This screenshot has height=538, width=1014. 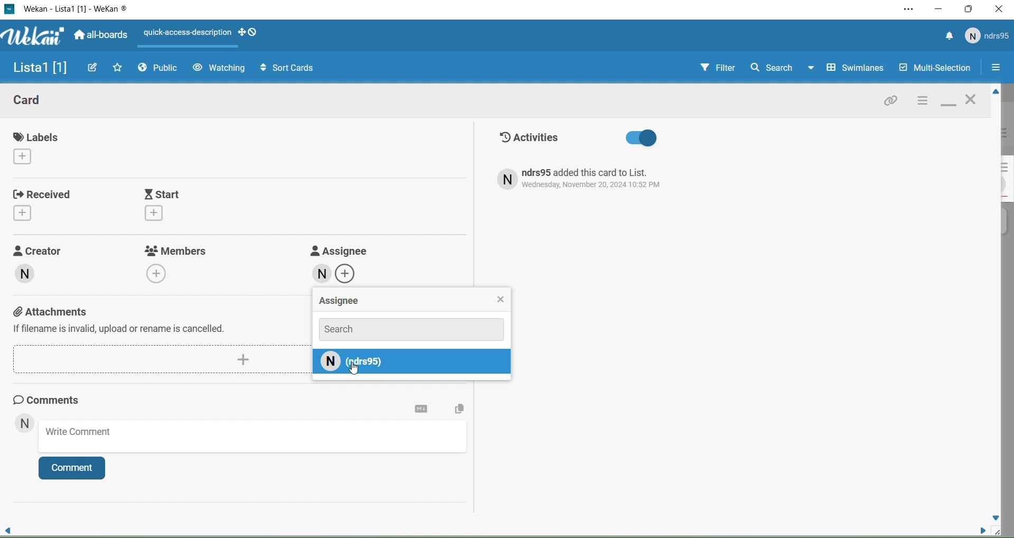 What do you see at coordinates (187, 34) in the screenshot?
I see `Layout Actions` at bounding box center [187, 34].